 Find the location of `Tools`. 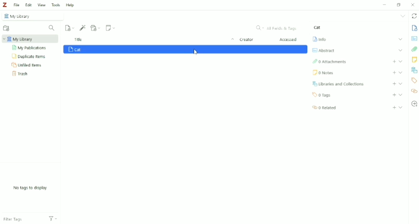

Tools is located at coordinates (56, 5).